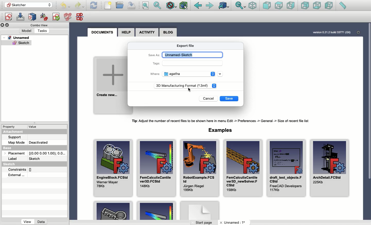  I want to click on EngineBlock.FCStd Wener Mayer 78Kb, so click(114, 168).